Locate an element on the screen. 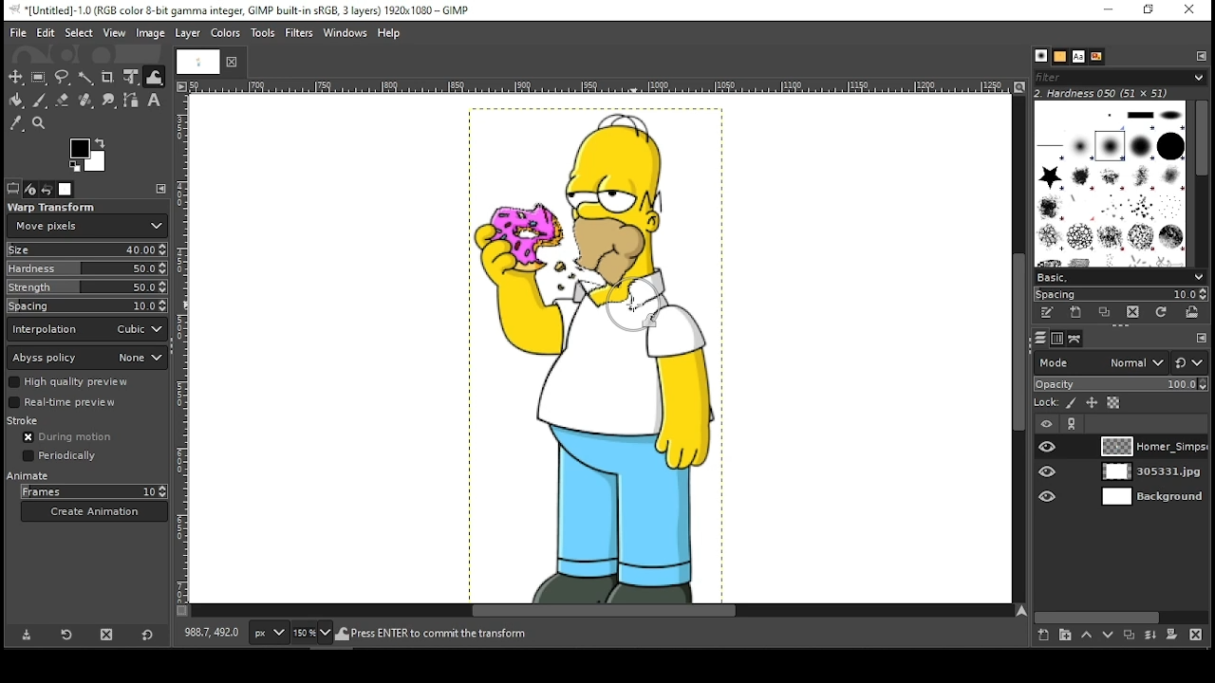  scroll bar is located at coordinates (1021, 350).